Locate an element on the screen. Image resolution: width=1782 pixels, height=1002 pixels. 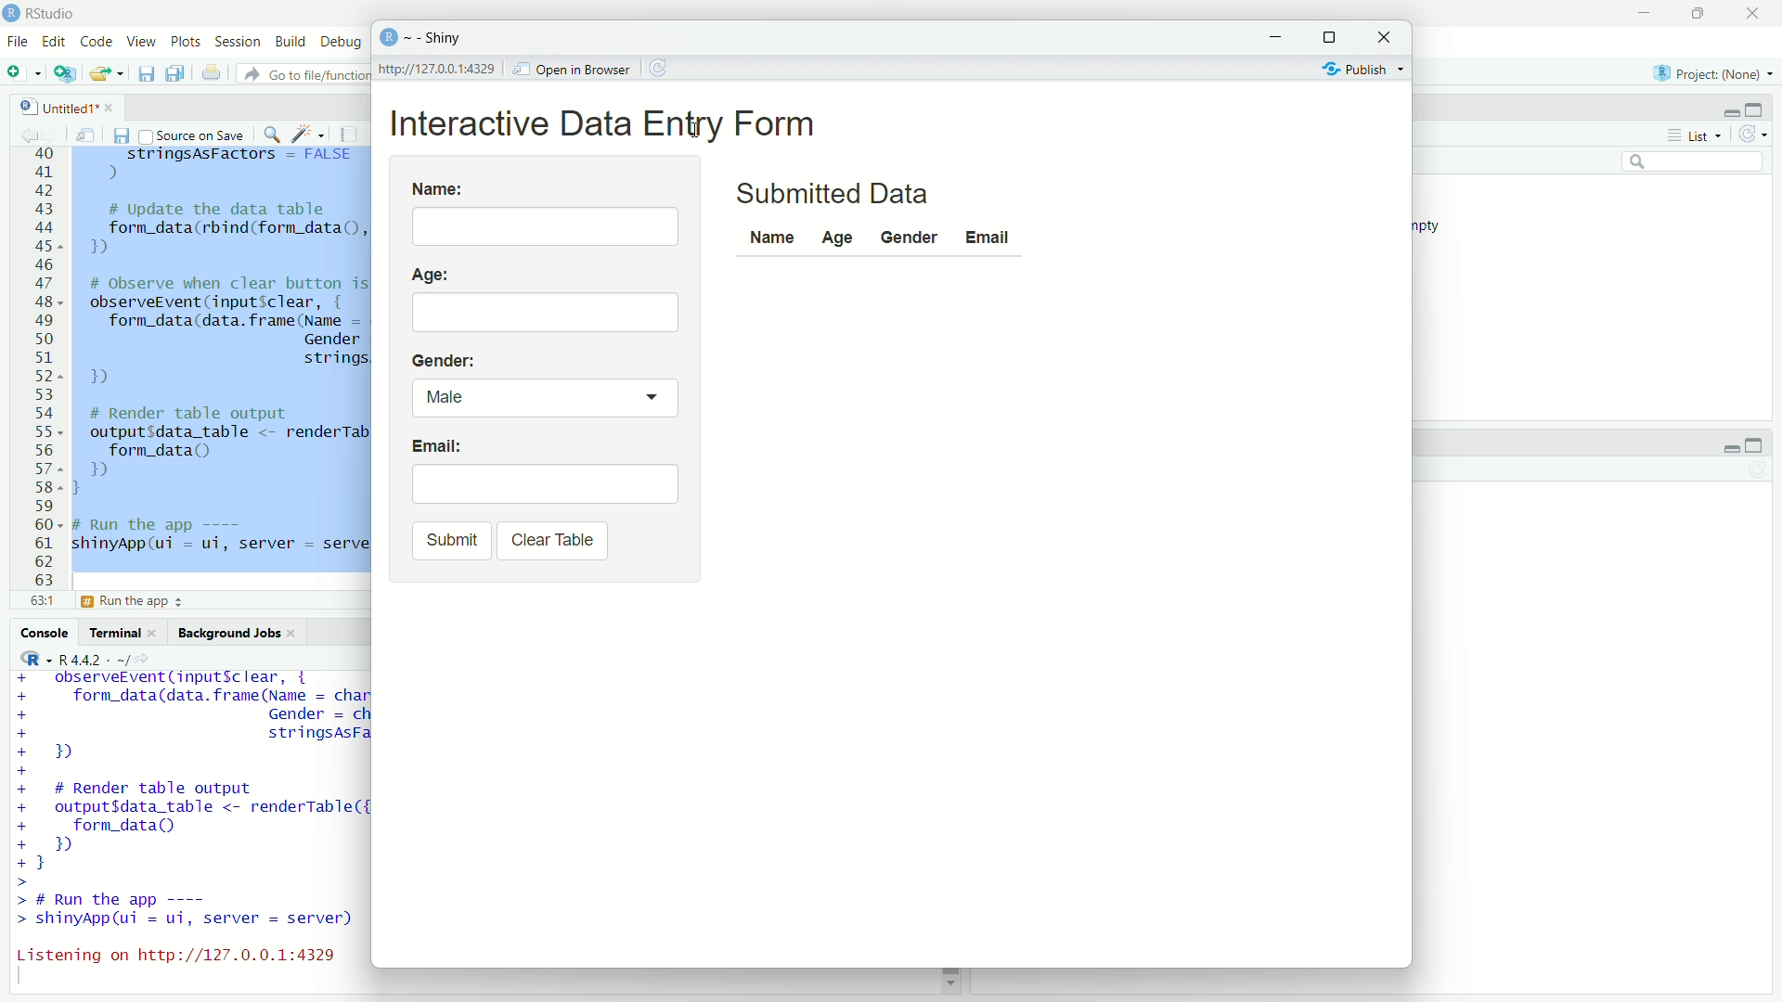
code to render table output is located at coordinates (222, 451).